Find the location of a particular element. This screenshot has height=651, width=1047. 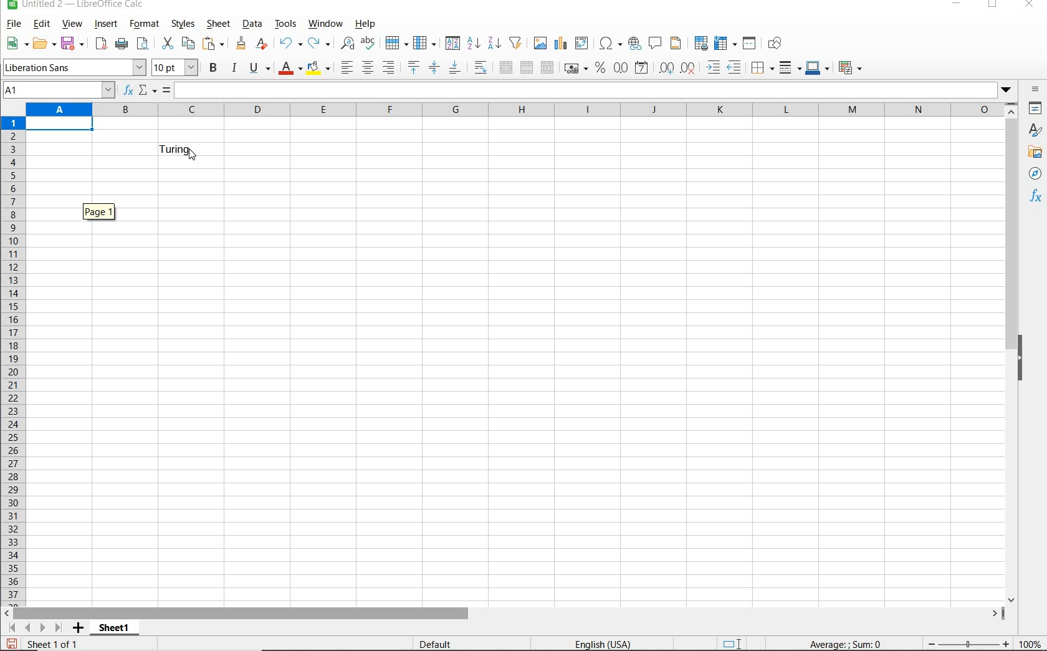

SELECTED CELL is located at coordinates (62, 127).